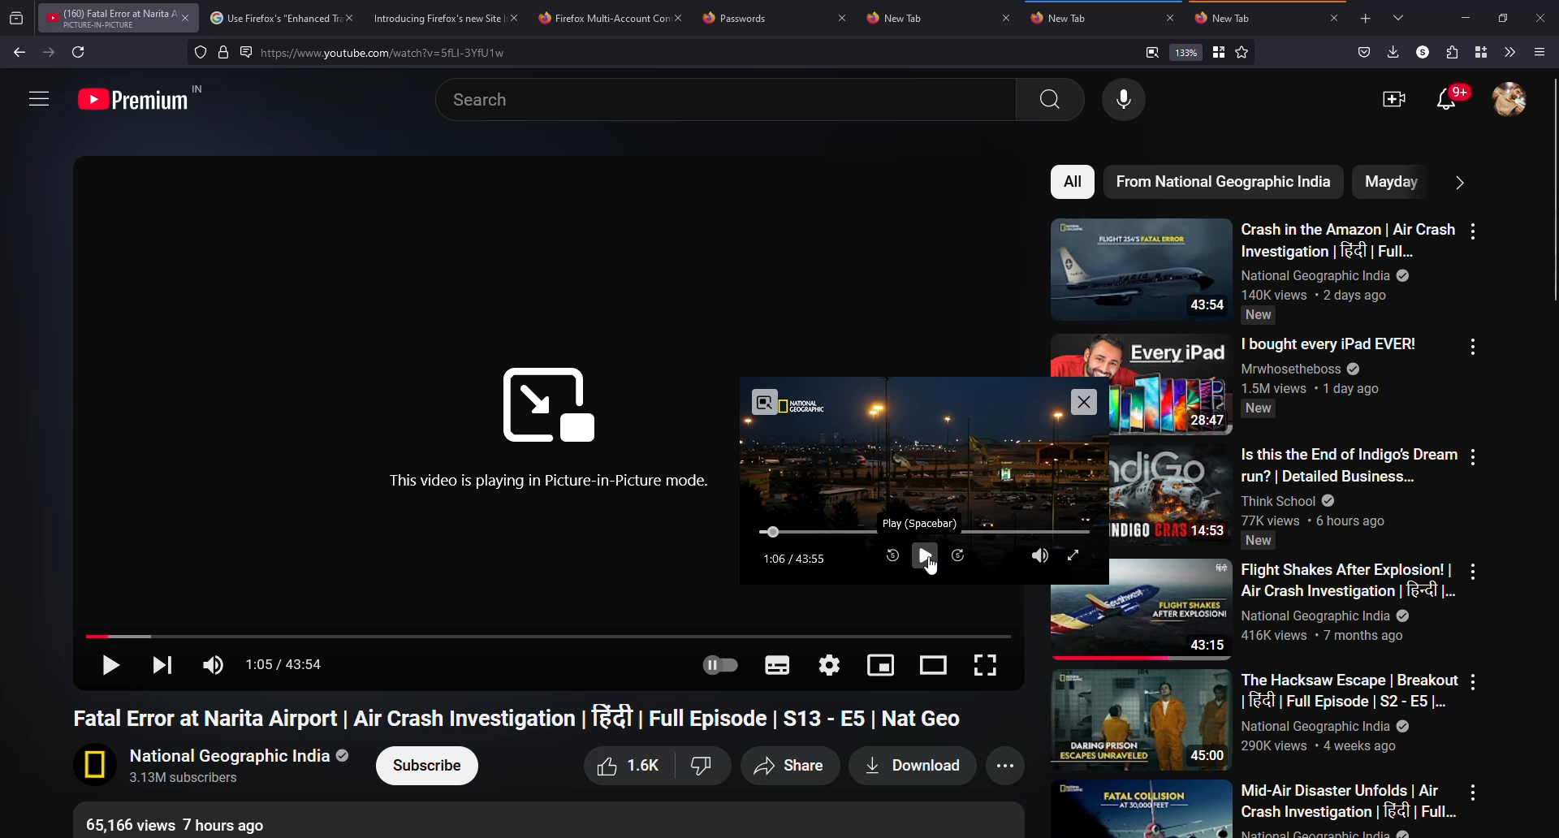 The height and width of the screenshot is (838, 1559). What do you see at coordinates (1472, 571) in the screenshot?
I see `more` at bounding box center [1472, 571].